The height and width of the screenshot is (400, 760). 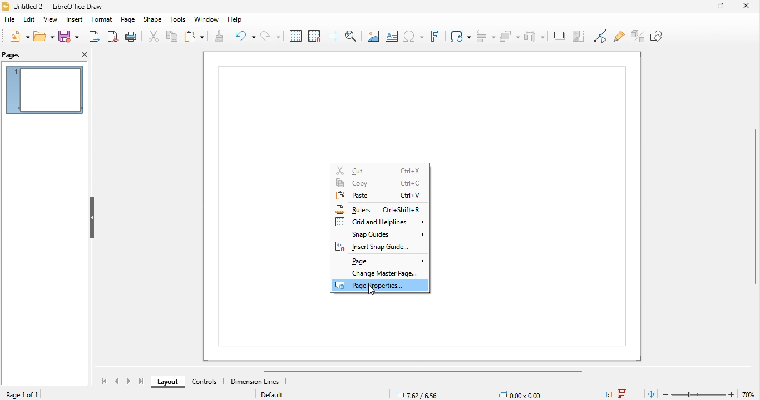 I want to click on snap to grid, so click(x=314, y=36).